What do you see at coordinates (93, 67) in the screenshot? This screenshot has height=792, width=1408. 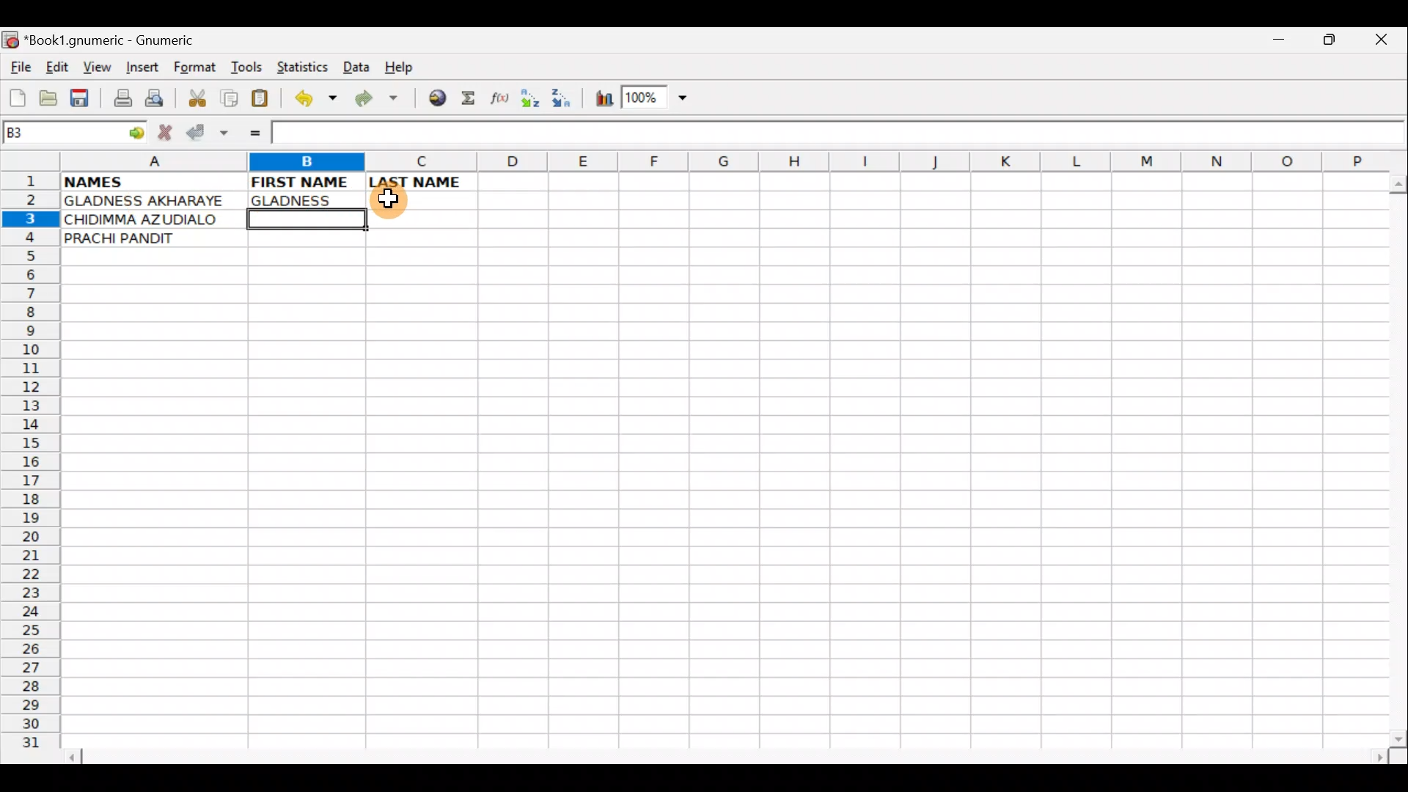 I see `View` at bounding box center [93, 67].